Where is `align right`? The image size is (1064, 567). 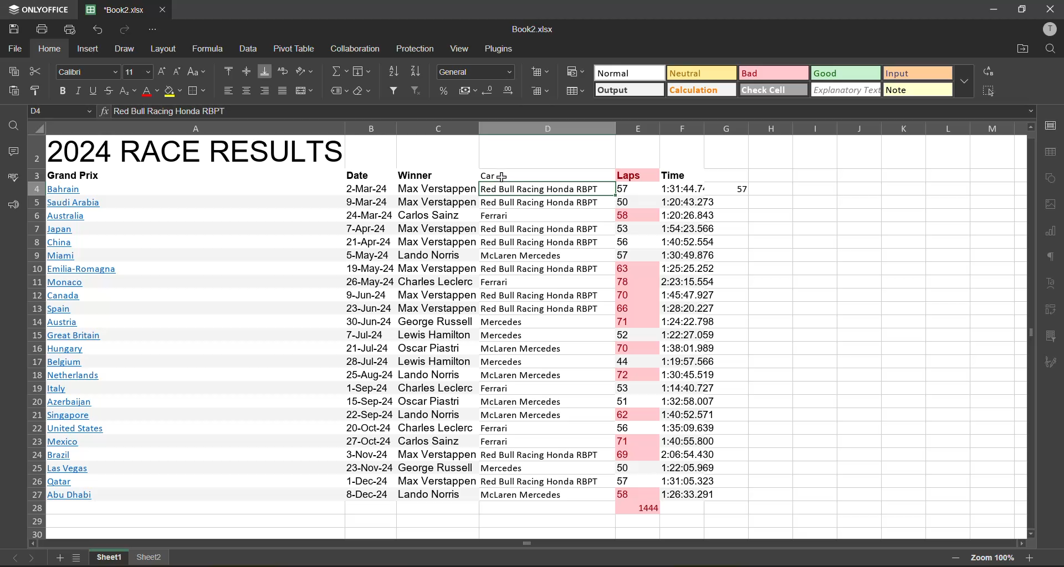
align right is located at coordinates (265, 91).